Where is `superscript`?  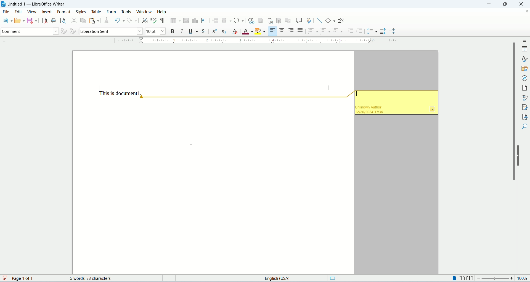
superscript is located at coordinates (214, 31).